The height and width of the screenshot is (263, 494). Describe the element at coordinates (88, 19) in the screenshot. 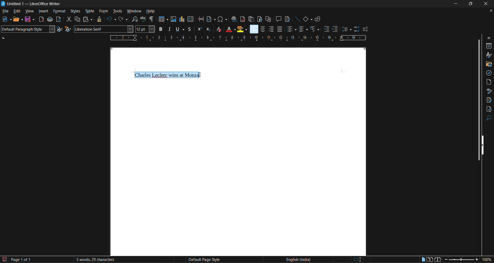

I see `paste` at that location.